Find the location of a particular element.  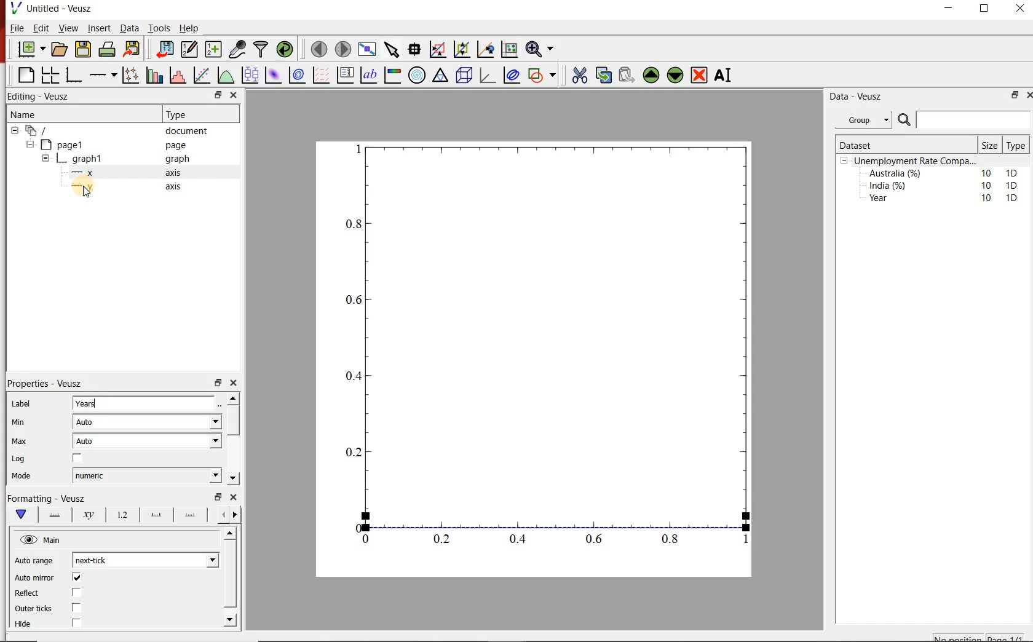

print document is located at coordinates (107, 48).